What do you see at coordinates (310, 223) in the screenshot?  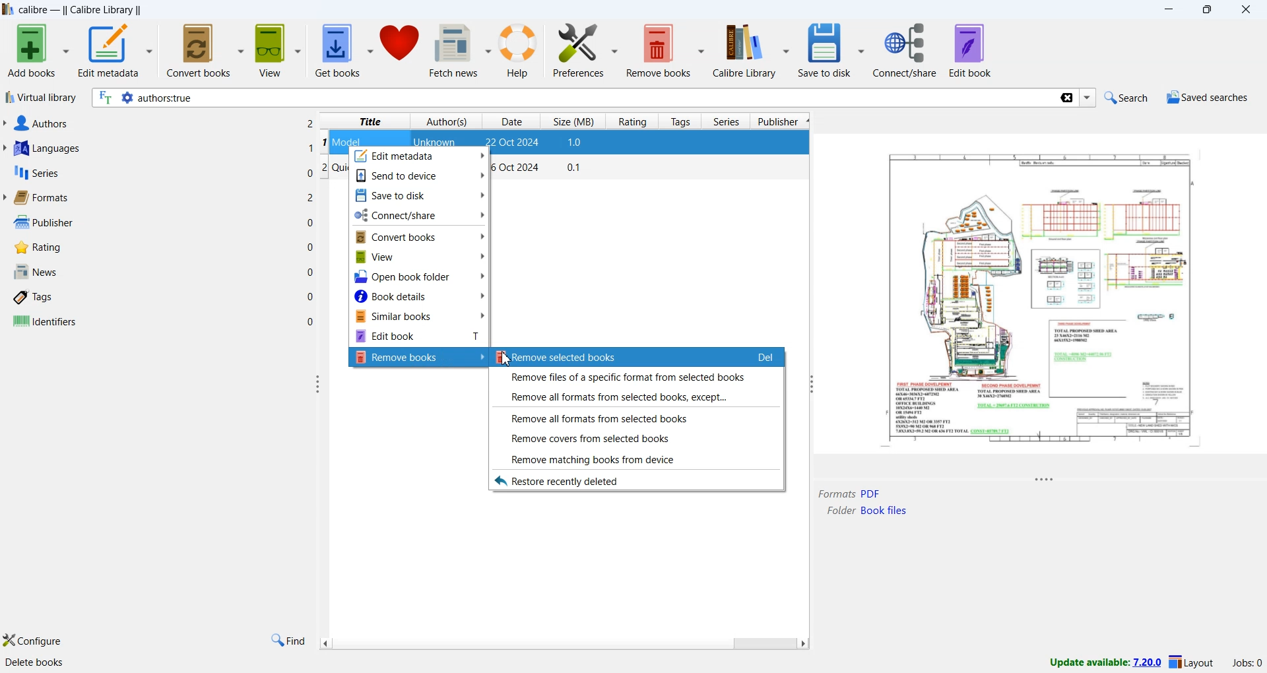 I see `0` at bounding box center [310, 223].